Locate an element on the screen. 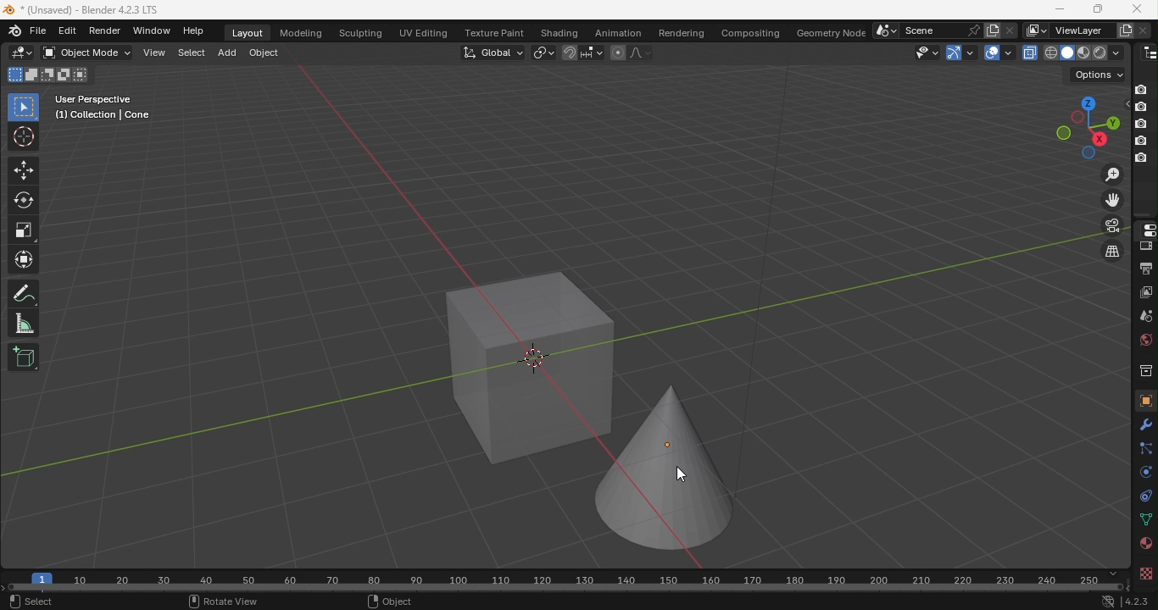 The image size is (1158, 610). Help is located at coordinates (196, 30).